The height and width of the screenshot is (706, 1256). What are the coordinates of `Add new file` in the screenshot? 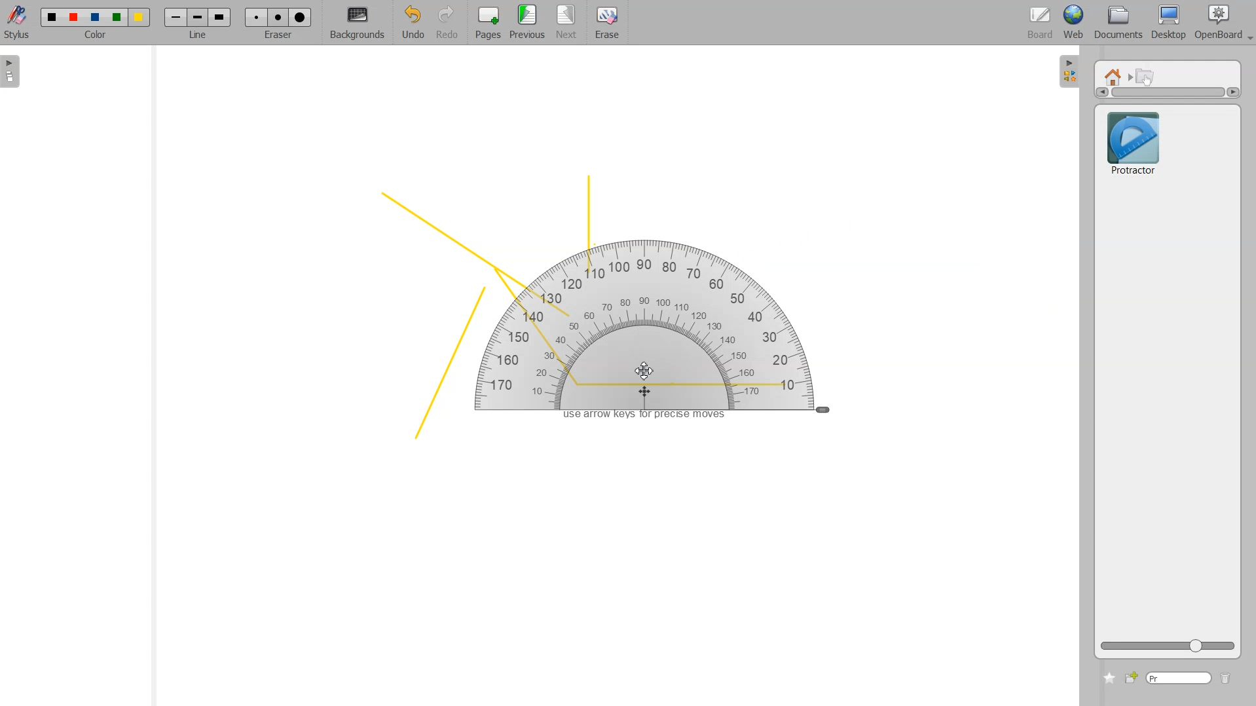 It's located at (1130, 678).